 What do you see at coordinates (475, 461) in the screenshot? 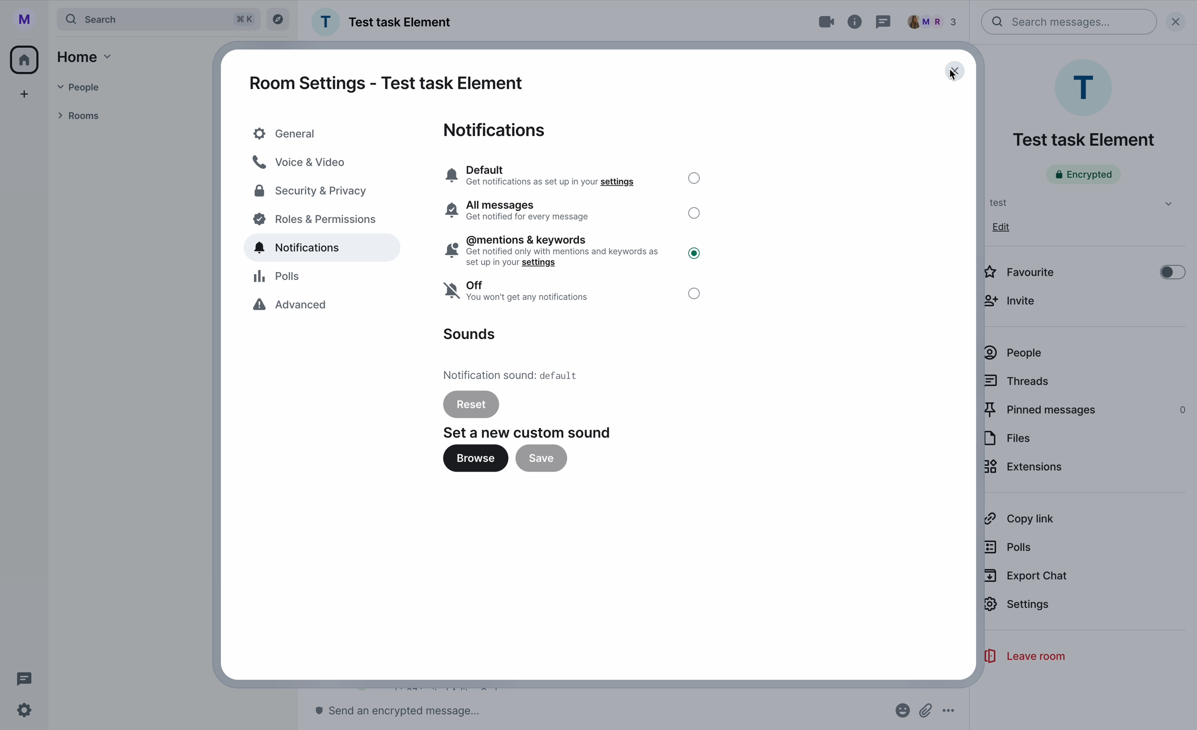
I see `browse button` at bounding box center [475, 461].